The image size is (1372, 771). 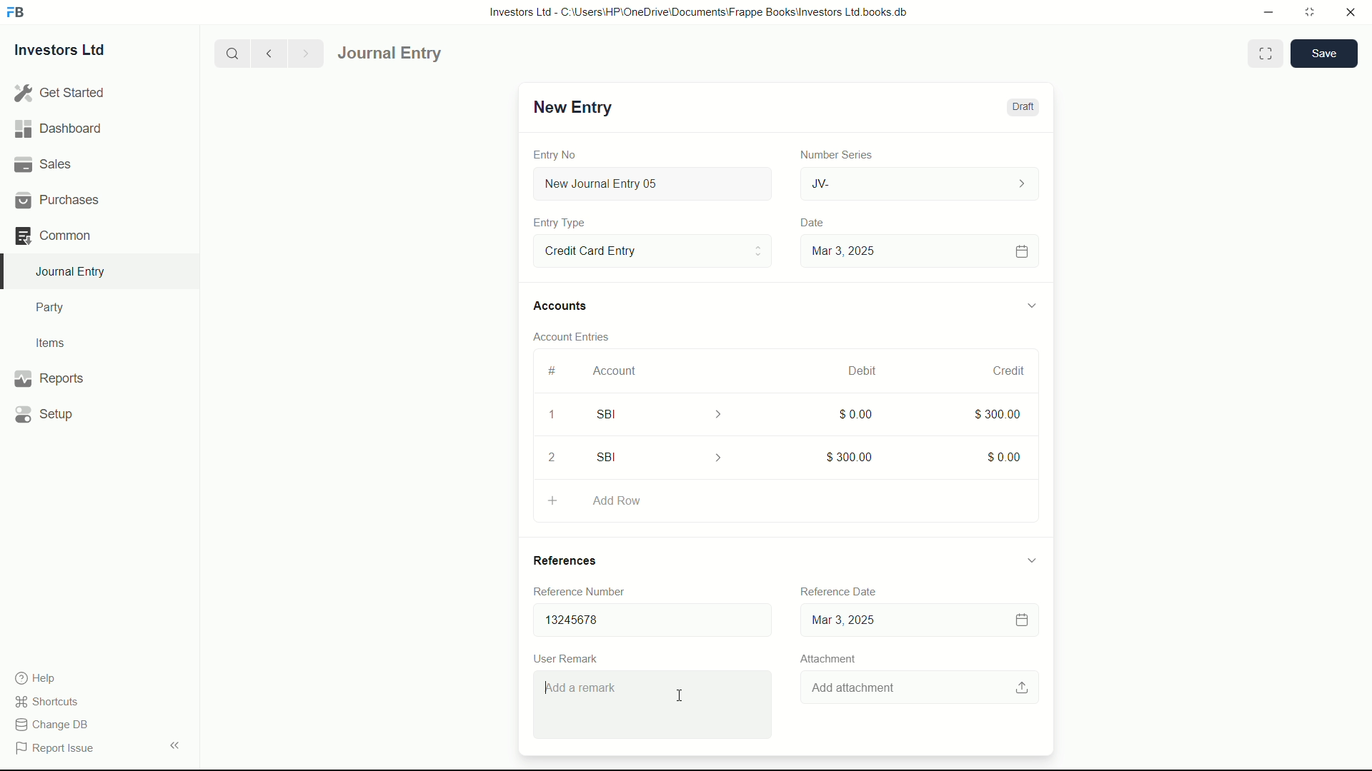 I want to click on Attachment, so click(x=827, y=658).